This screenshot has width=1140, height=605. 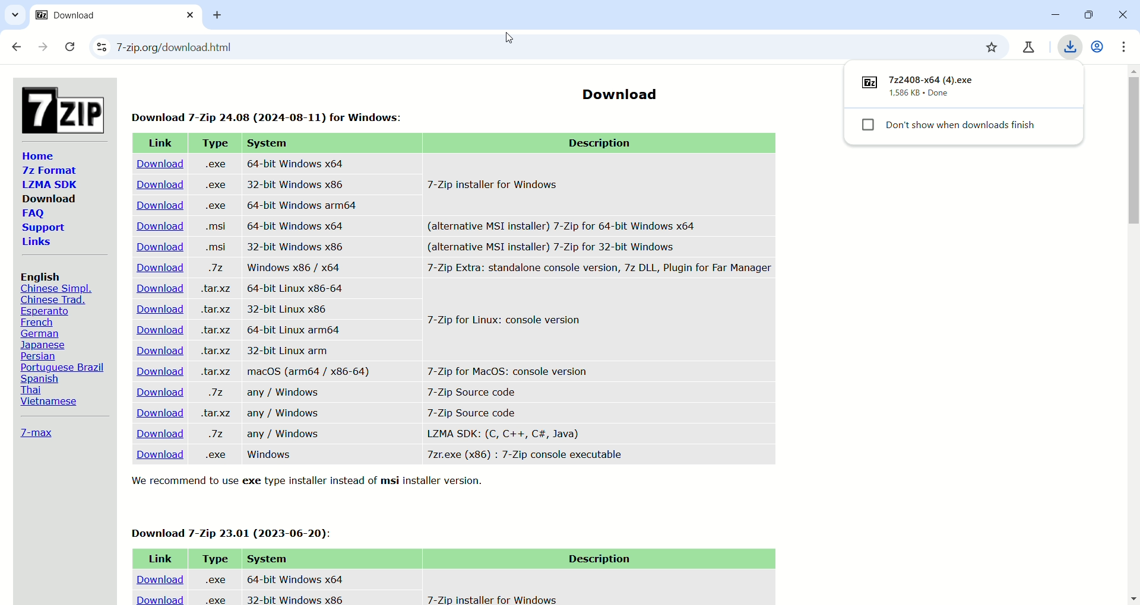 I want to click on new tab, so click(x=223, y=17).